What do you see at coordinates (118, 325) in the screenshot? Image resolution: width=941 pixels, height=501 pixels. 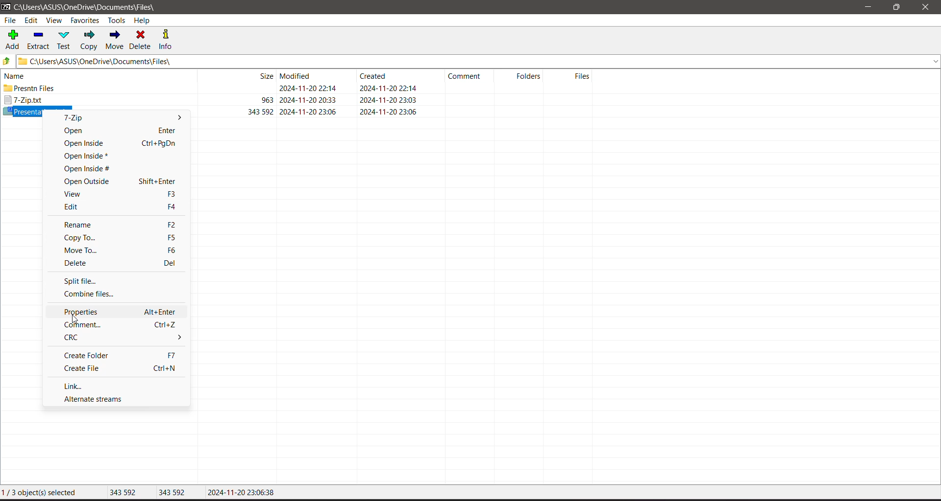 I see `Comment` at bounding box center [118, 325].